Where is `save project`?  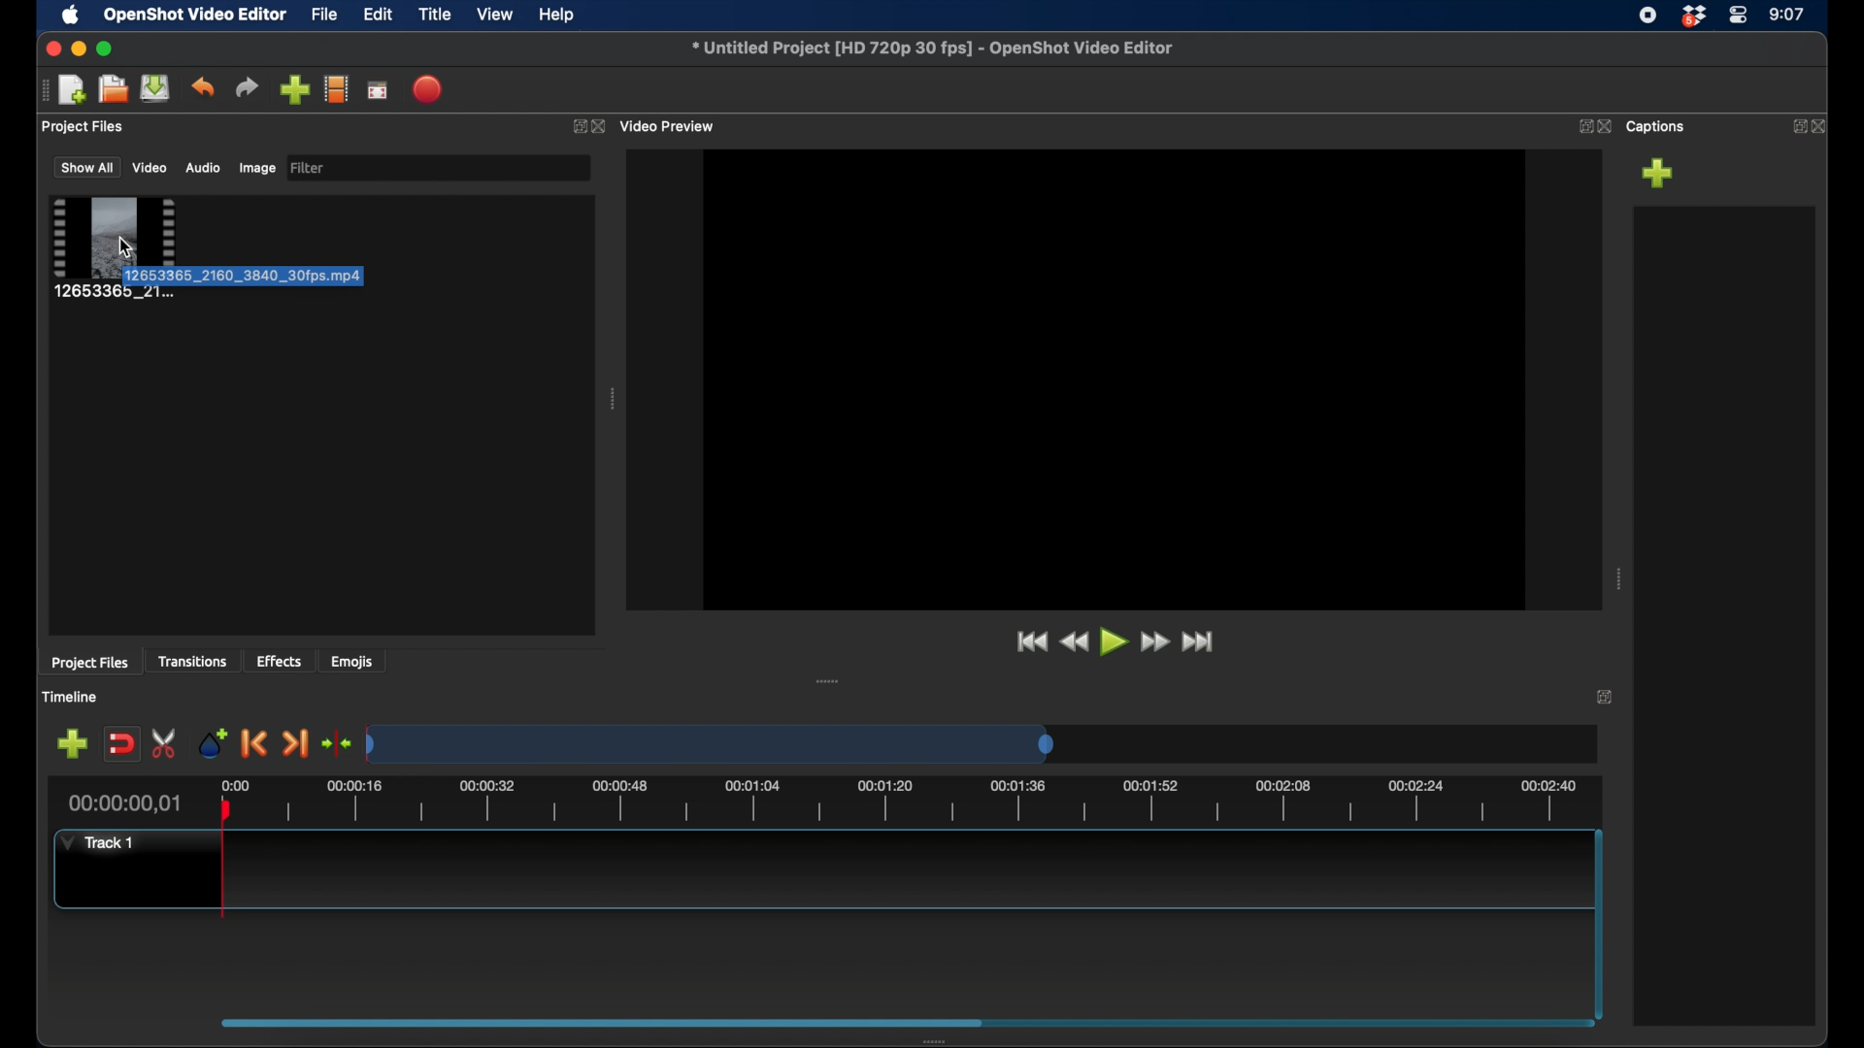 save project is located at coordinates (156, 89).